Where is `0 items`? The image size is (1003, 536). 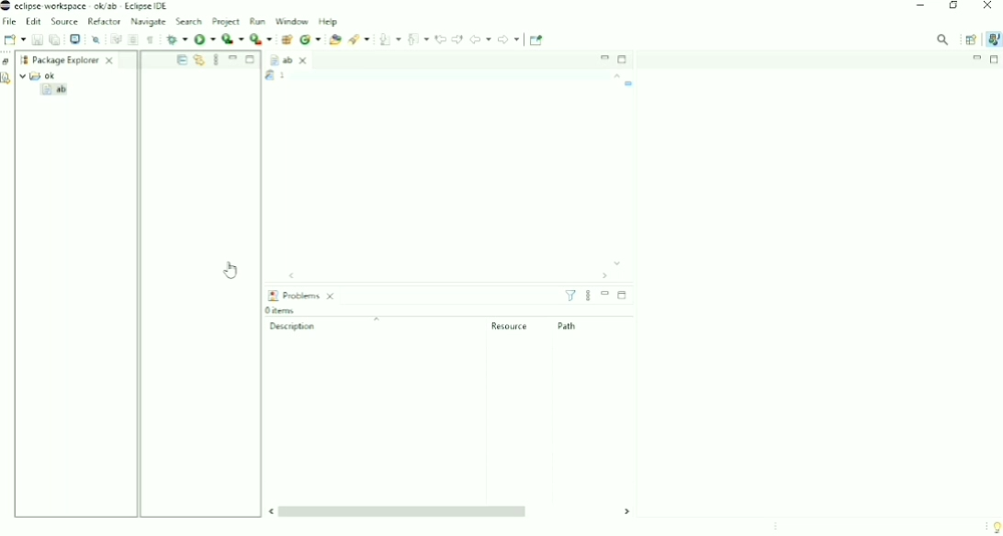 0 items is located at coordinates (285, 310).